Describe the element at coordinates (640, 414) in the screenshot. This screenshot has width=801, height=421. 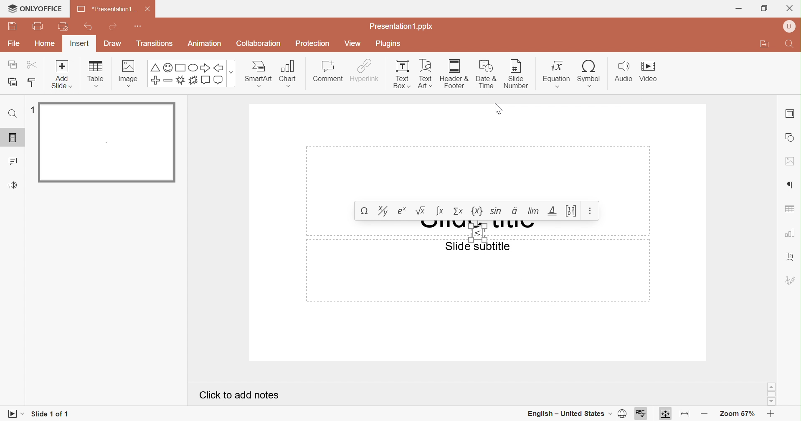
I see `Spell checking` at that location.